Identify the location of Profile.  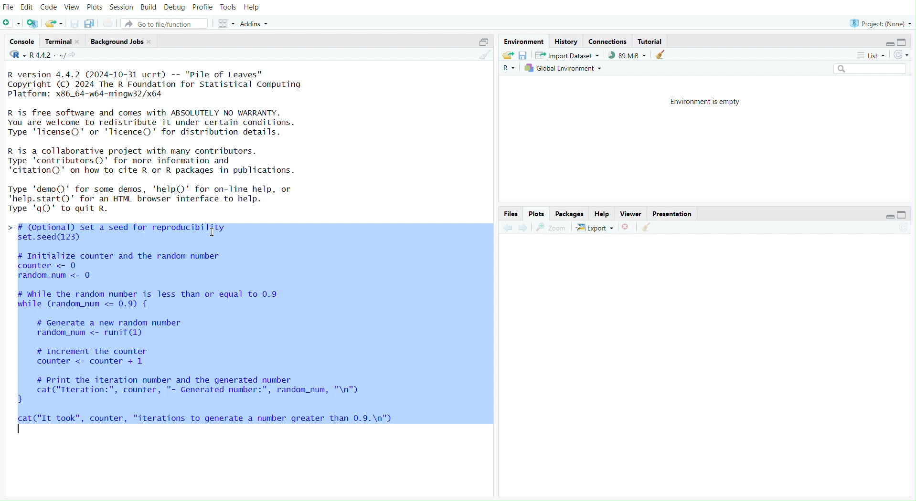
(202, 8).